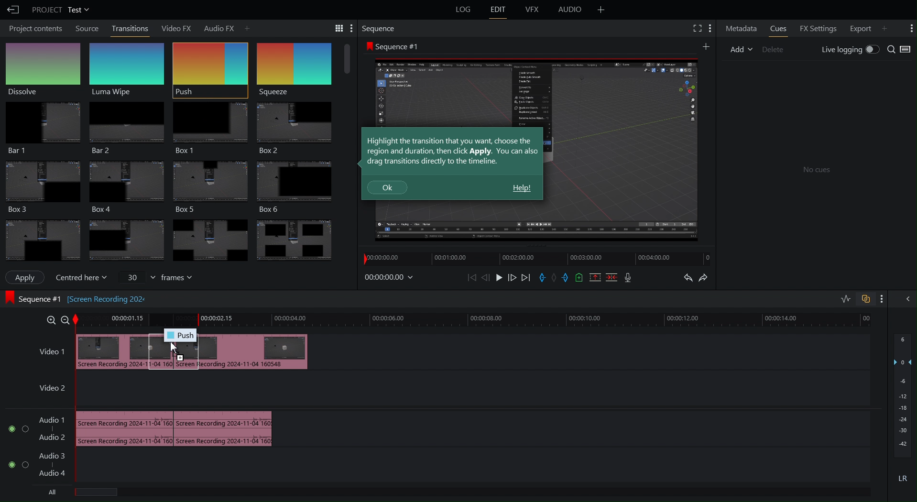  I want to click on Sequence #1 [Screen recording 202], so click(32, 297).